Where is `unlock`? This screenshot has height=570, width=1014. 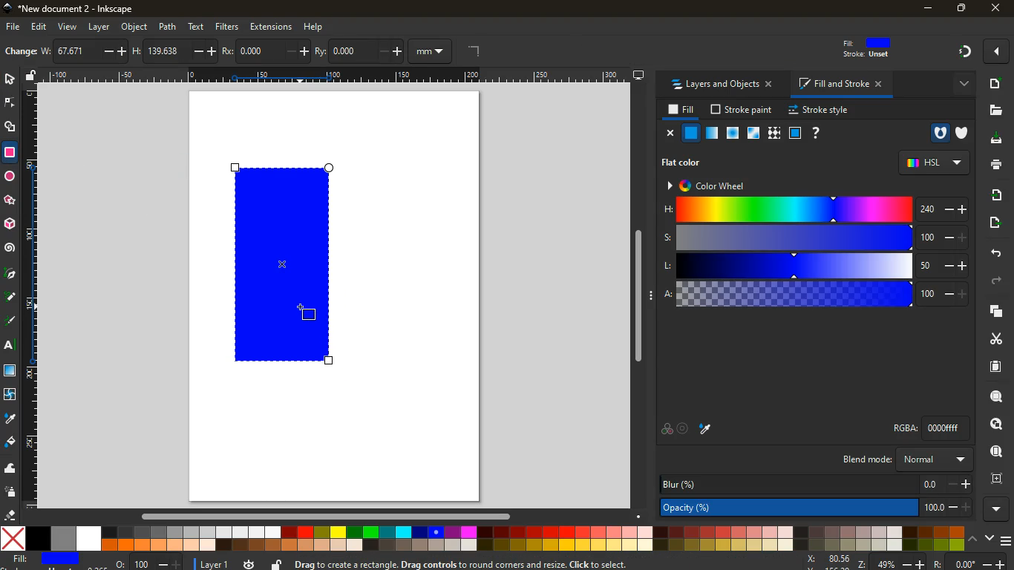
unlock is located at coordinates (278, 564).